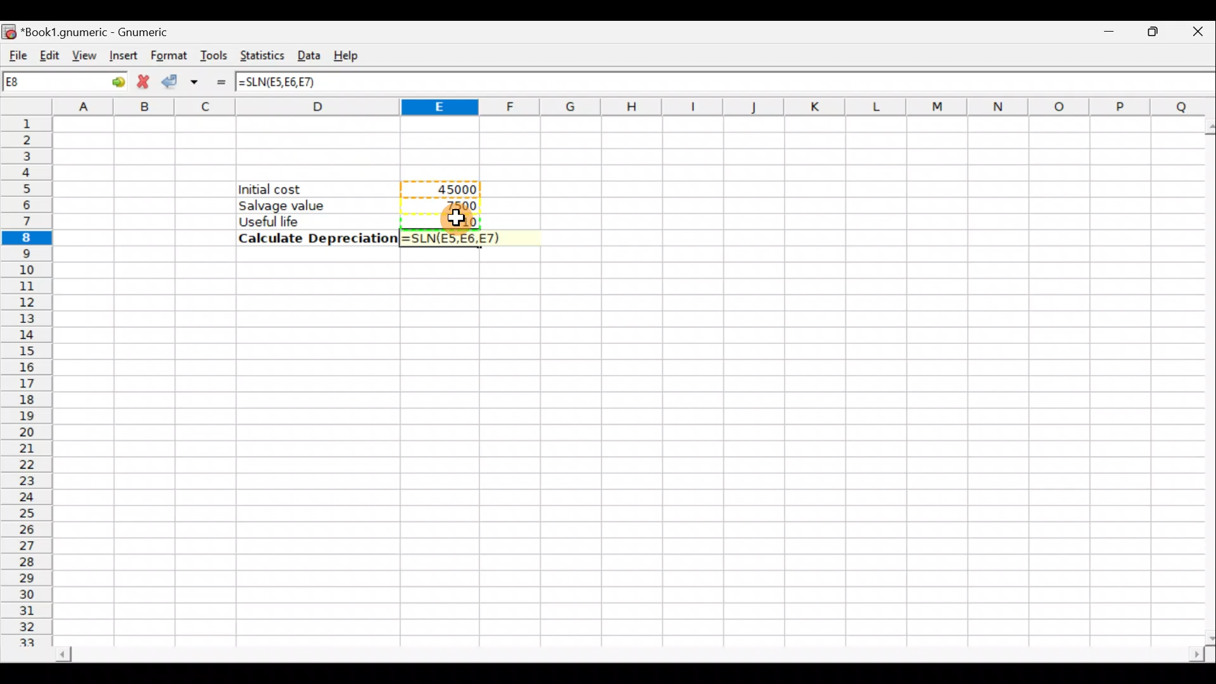  Describe the element at coordinates (42, 84) in the screenshot. I see `Cell name E8` at that location.